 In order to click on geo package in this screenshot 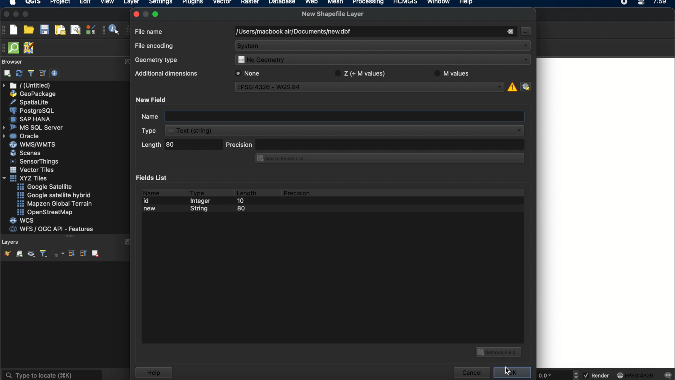, I will do `click(32, 94)`.